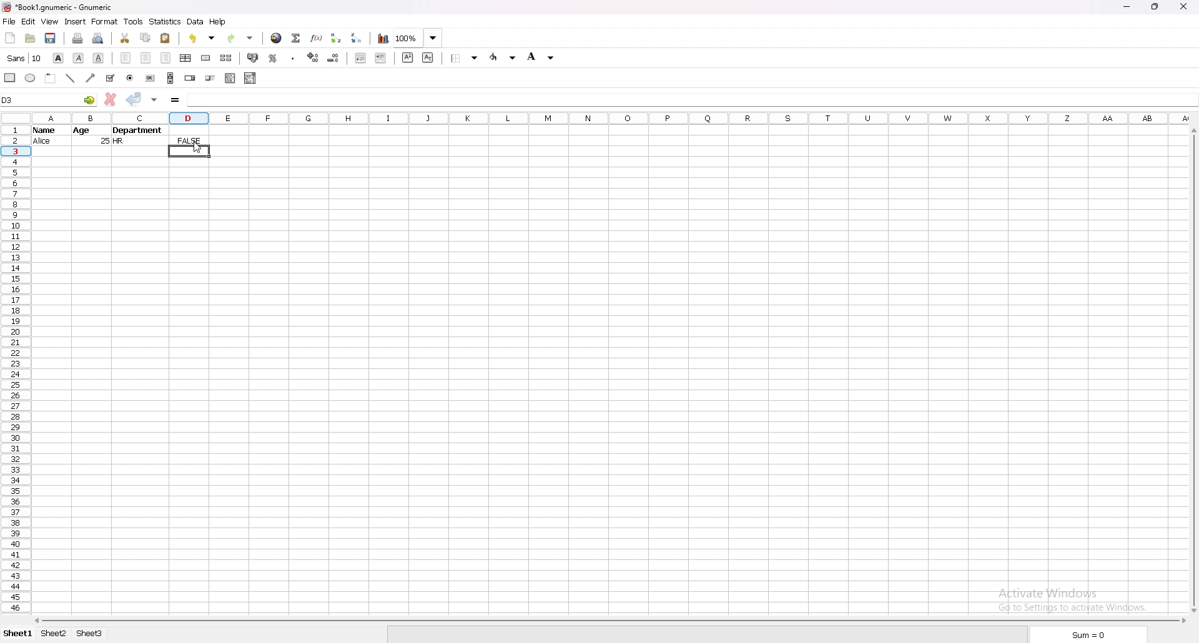 The image size is (1199, 643). Describe the element at coordinates (360, 58) in the screenshot. I see `decrease indent` at that location.